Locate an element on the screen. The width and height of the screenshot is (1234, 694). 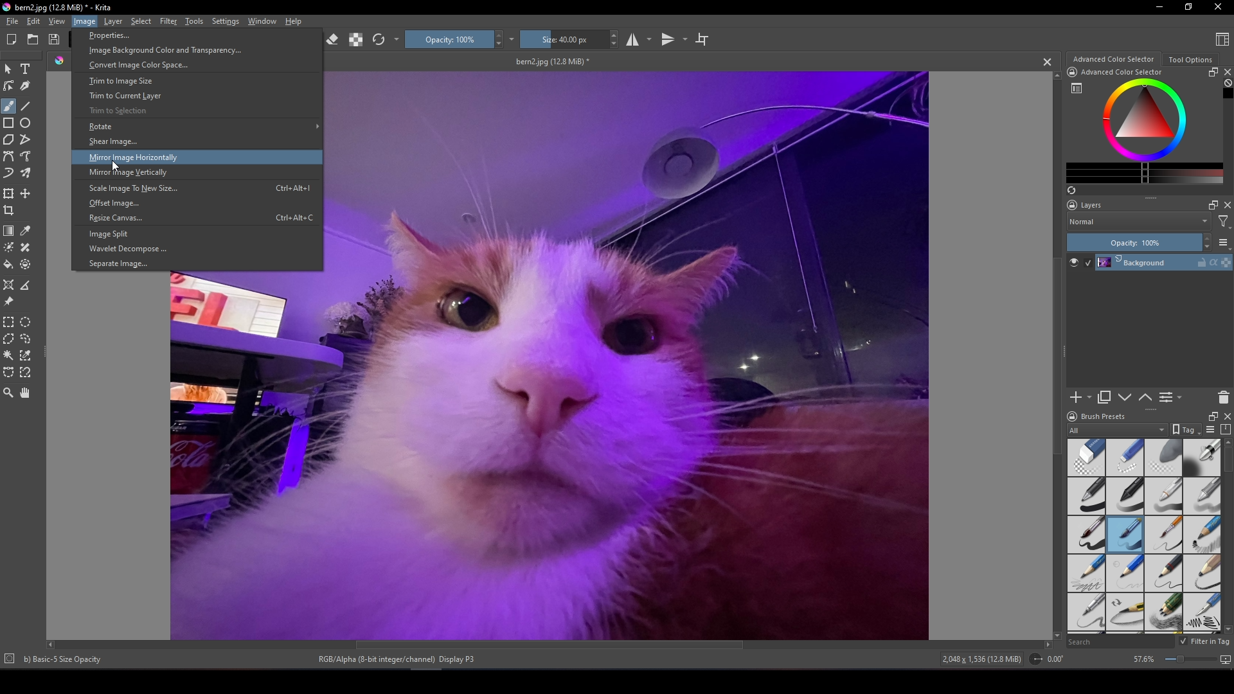
Filter is located at coordinates (169, 22).